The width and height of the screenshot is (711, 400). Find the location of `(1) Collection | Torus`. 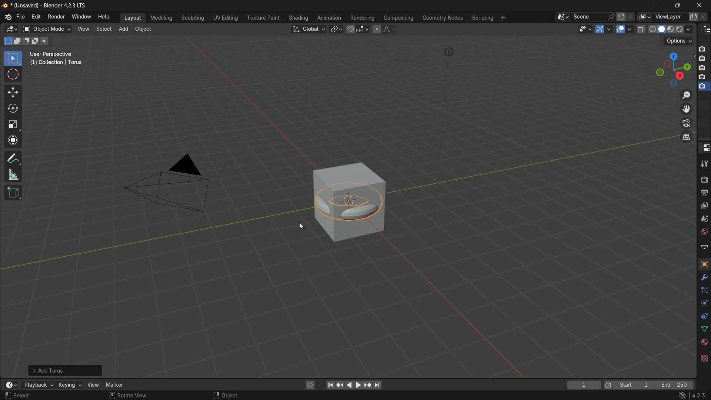

(1) Collection | Torus is located at coordinates (55, 63).